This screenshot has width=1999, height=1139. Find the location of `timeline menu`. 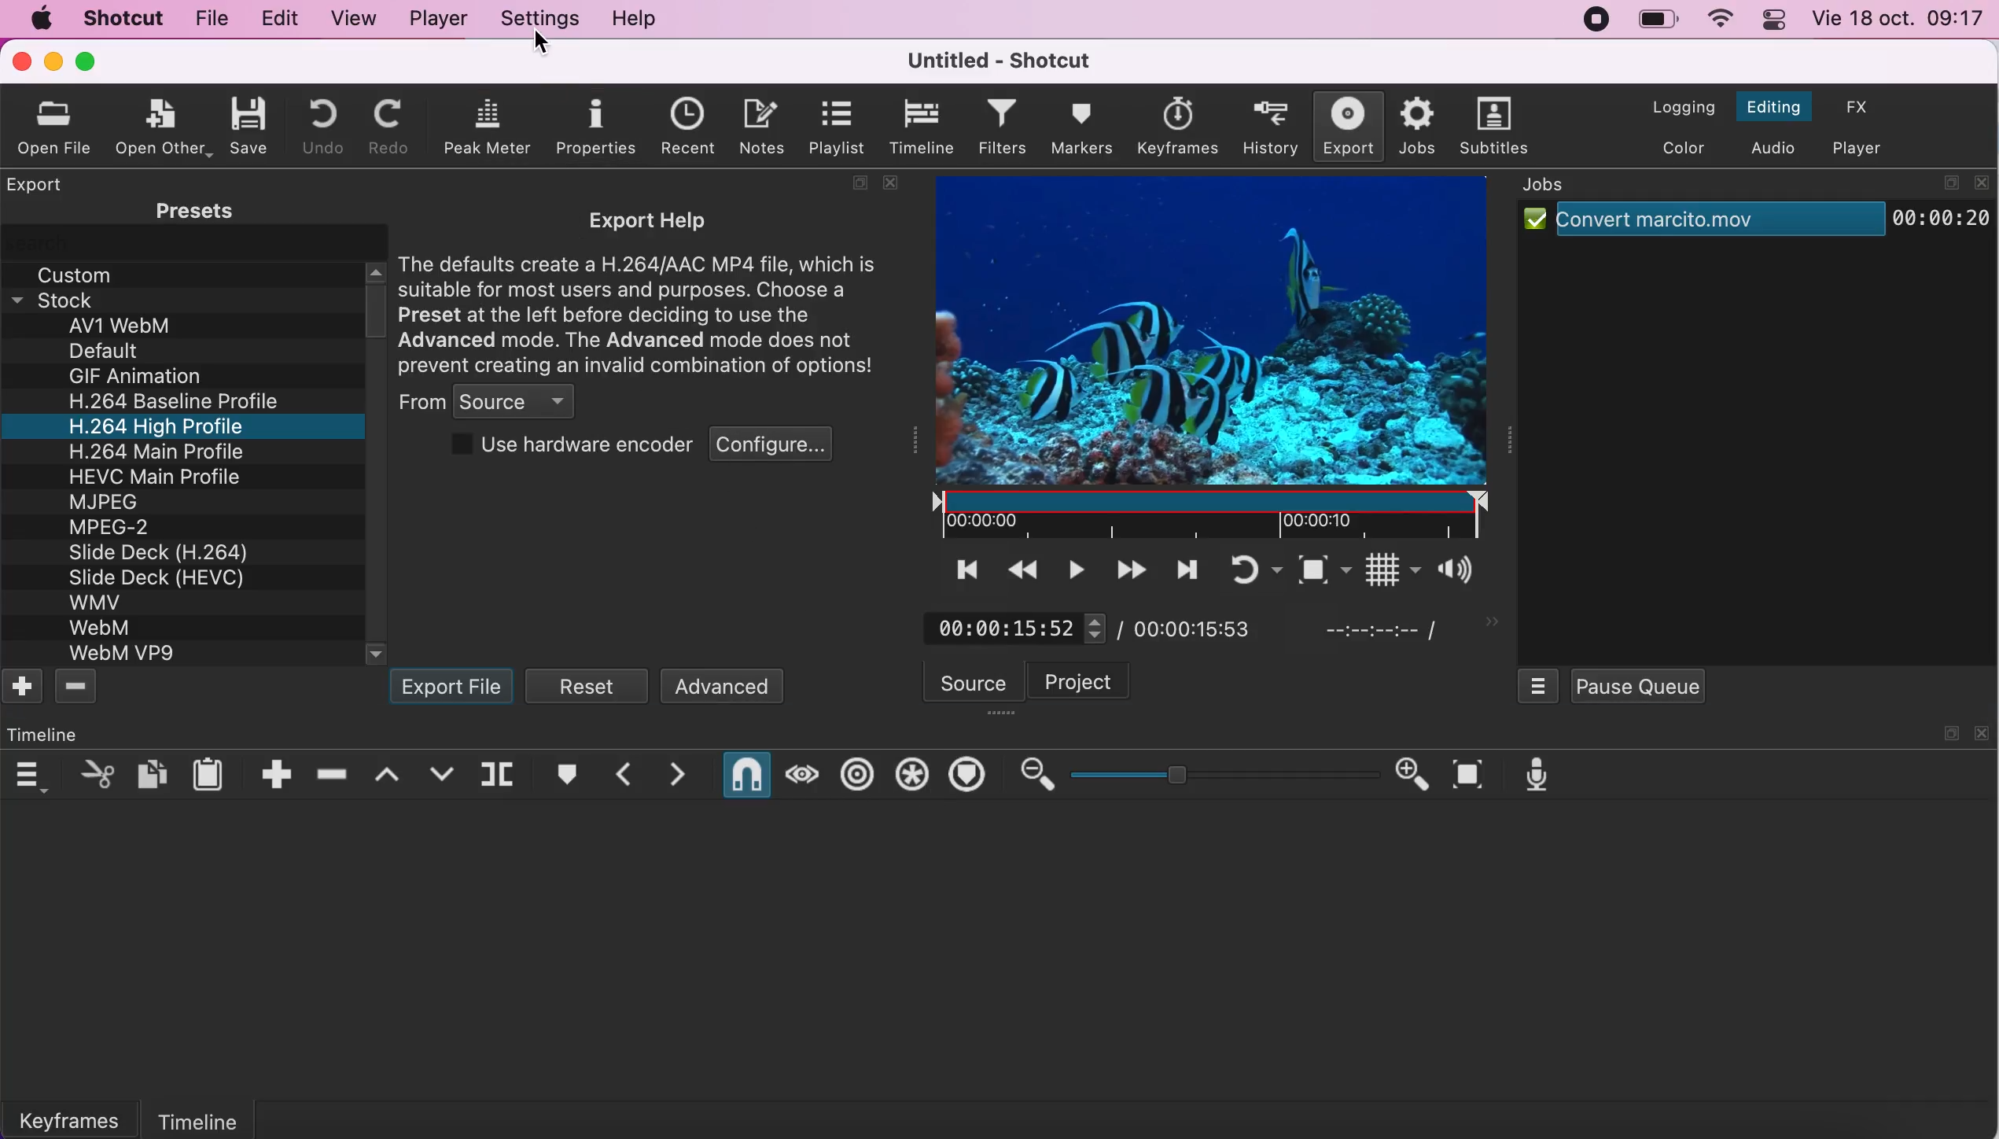

timeline menu is located at coordinates (28, 776).